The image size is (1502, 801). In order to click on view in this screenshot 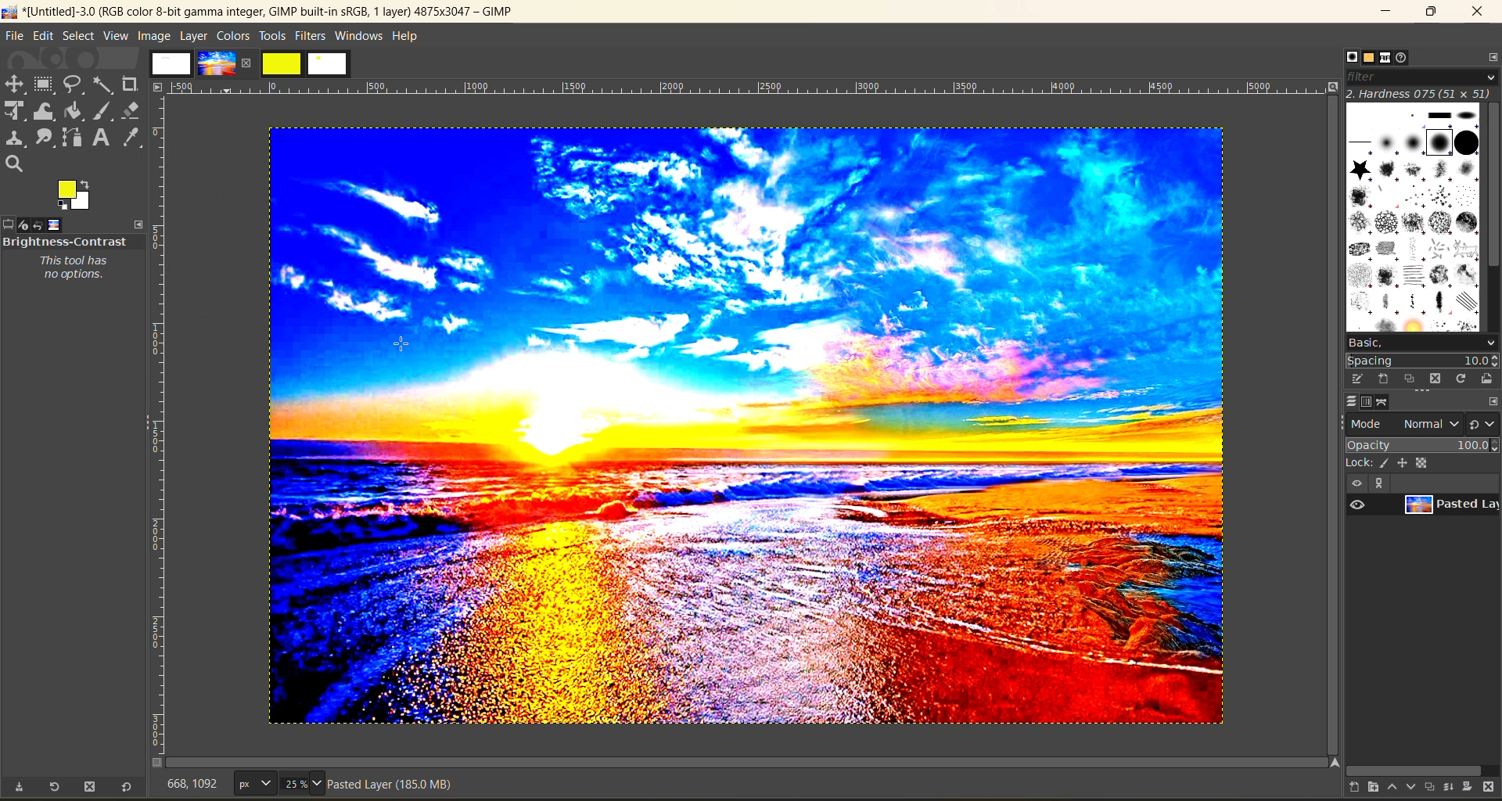, I will do `click(117, 37)`.